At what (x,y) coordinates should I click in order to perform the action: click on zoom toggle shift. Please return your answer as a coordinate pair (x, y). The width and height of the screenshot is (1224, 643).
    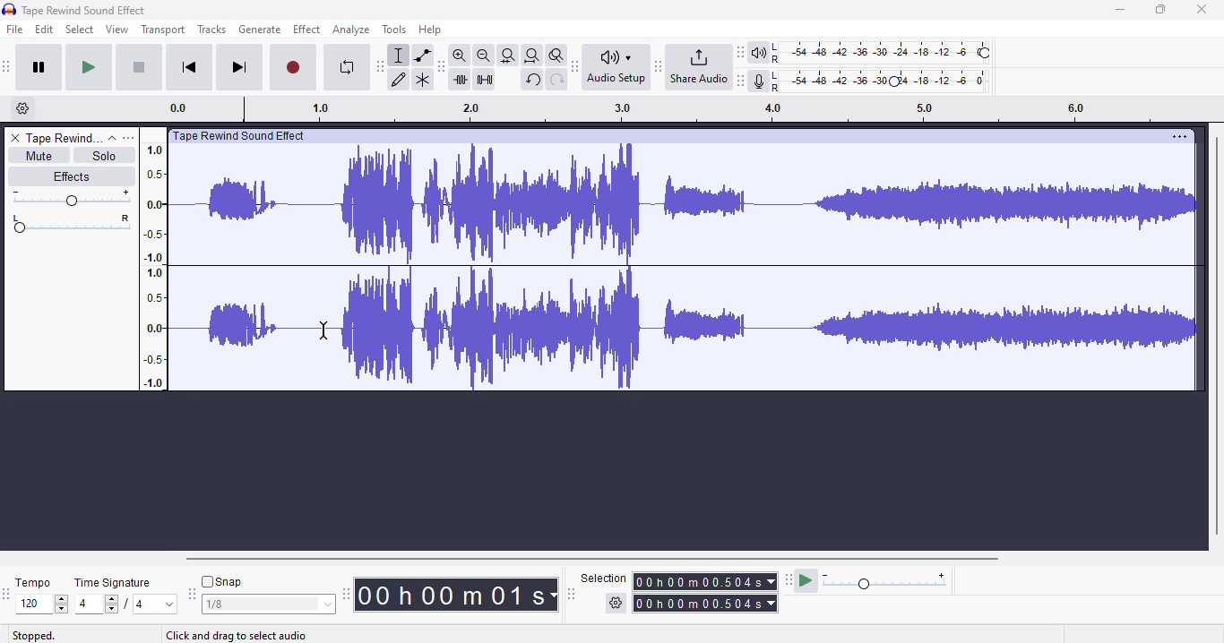
    Looking at the image, I should click on (557, 56).